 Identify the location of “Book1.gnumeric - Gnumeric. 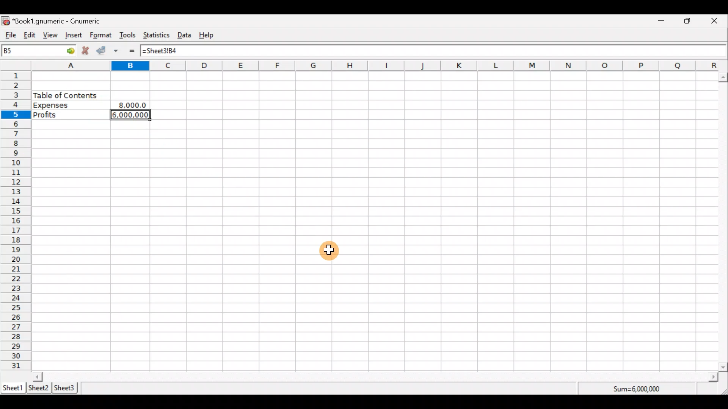
(61, 21).